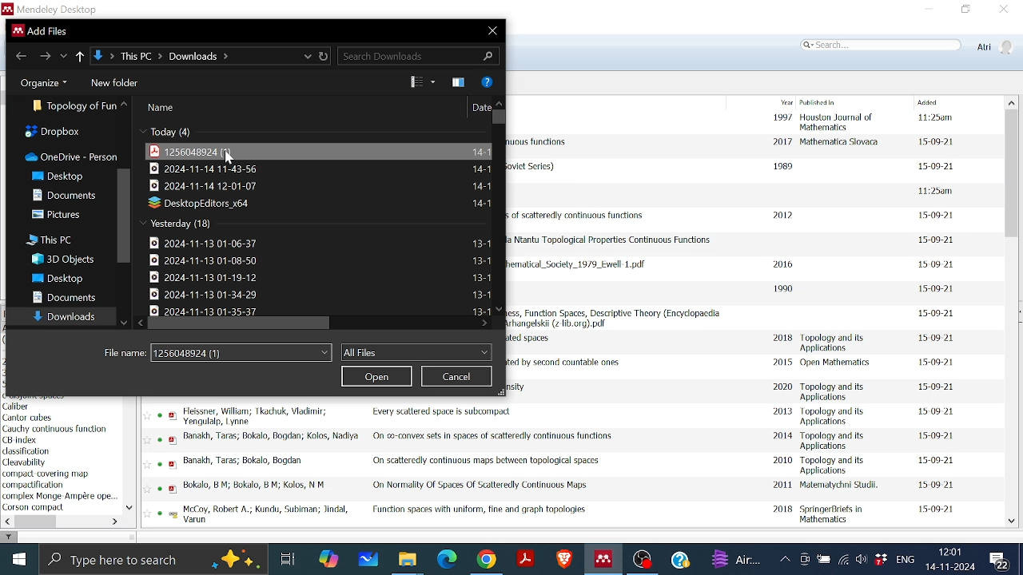  Describe the element at coordinates (368, 560) in the screenshot. I see `Whiteboard` at that location.